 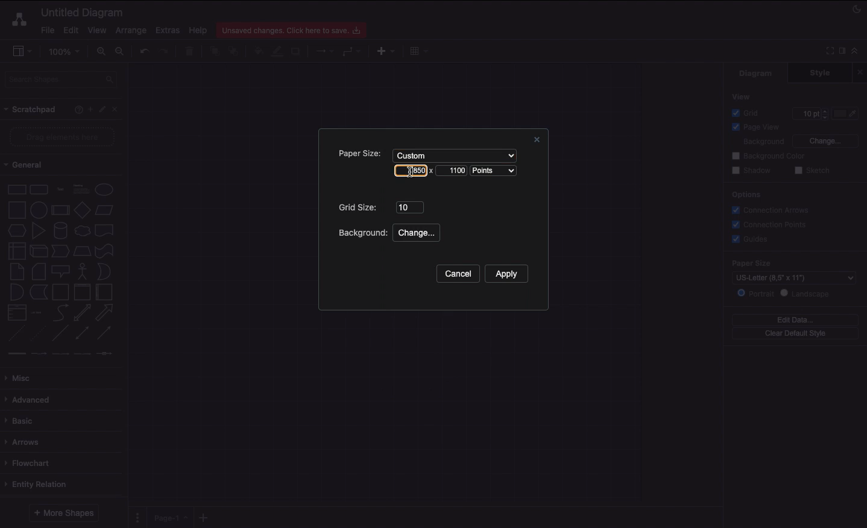 I want to click on Cylinder, so click(x=60, y=231).